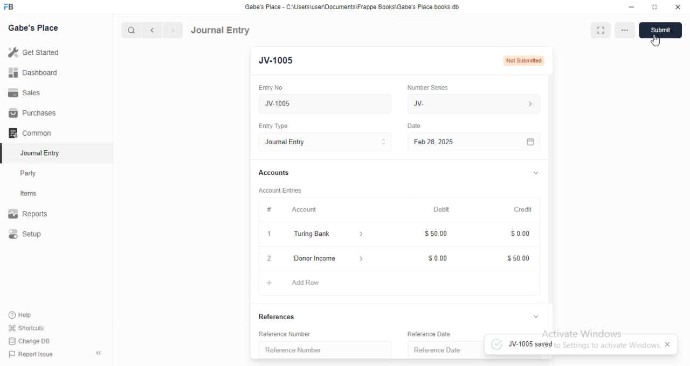 The image size is (690, 366). What do you see at coordinates (150, 30) in the screenshot?
I see `previous` at bounding box center [150, 30].